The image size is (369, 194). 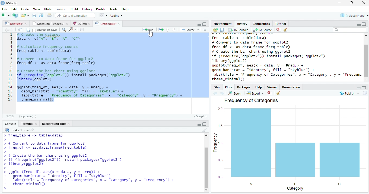 I want to click on History, so click(x=243, y=24).